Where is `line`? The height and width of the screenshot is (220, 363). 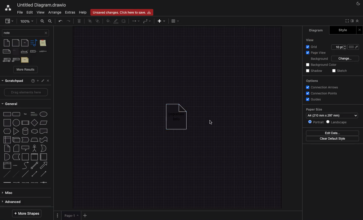 line is located at coordinates (25, 175).